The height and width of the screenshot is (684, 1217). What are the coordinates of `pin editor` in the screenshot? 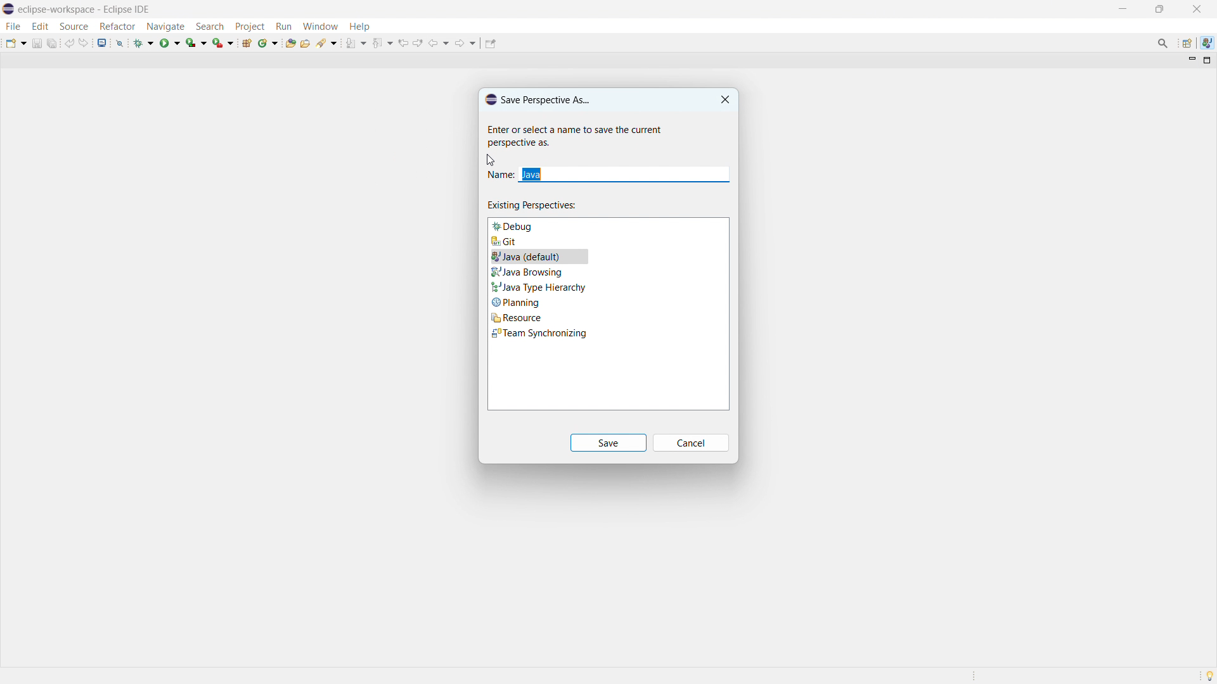 It's located at (491, 44).